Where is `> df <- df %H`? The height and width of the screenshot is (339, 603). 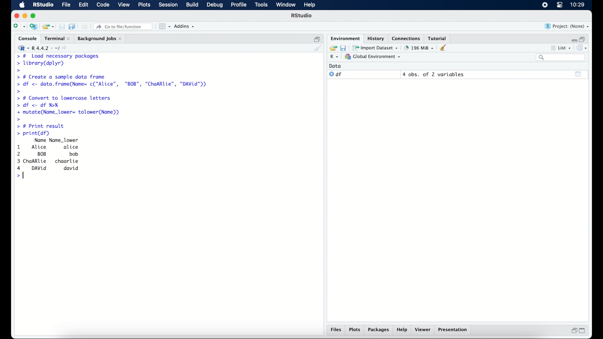
> df <- df %H is located at coordinates (40, 106).